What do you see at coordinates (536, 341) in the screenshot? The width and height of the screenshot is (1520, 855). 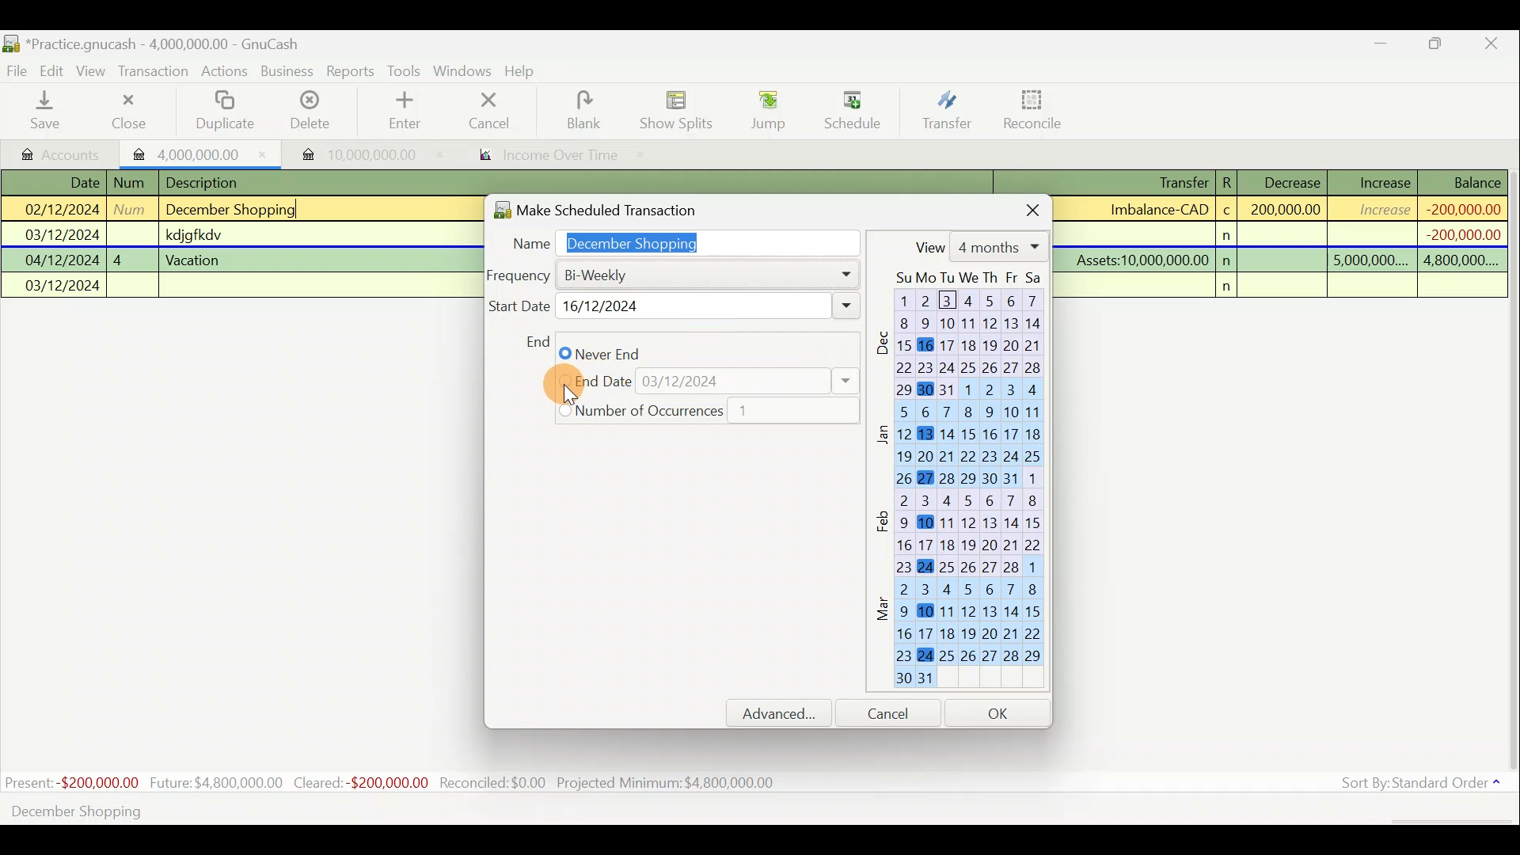 I see `End` at bounding box center [536, 341].